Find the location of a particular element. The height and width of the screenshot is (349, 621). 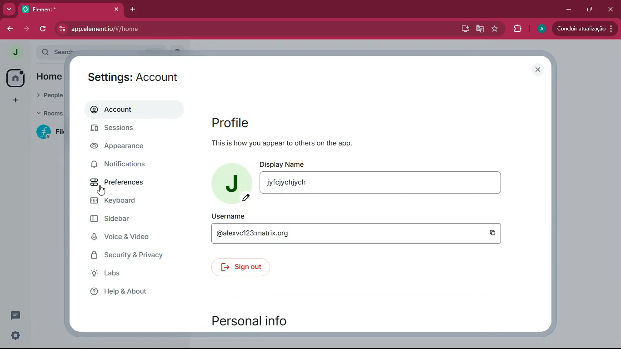

appearance is located at coordinates (127, 148).